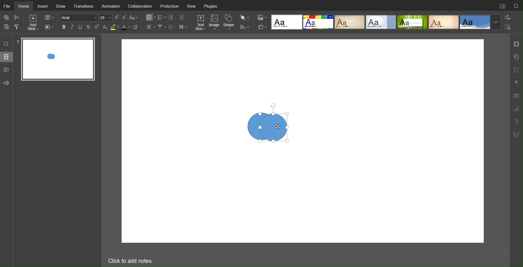 This screenshot has width=523, height=267. What do you see at coordinates (172, 27) in the screenshot?
I see `Line Spacing` at bounding box center [172, 27].